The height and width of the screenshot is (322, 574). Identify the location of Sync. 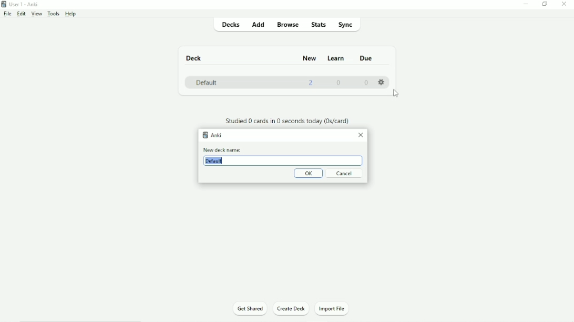
(345, 24).